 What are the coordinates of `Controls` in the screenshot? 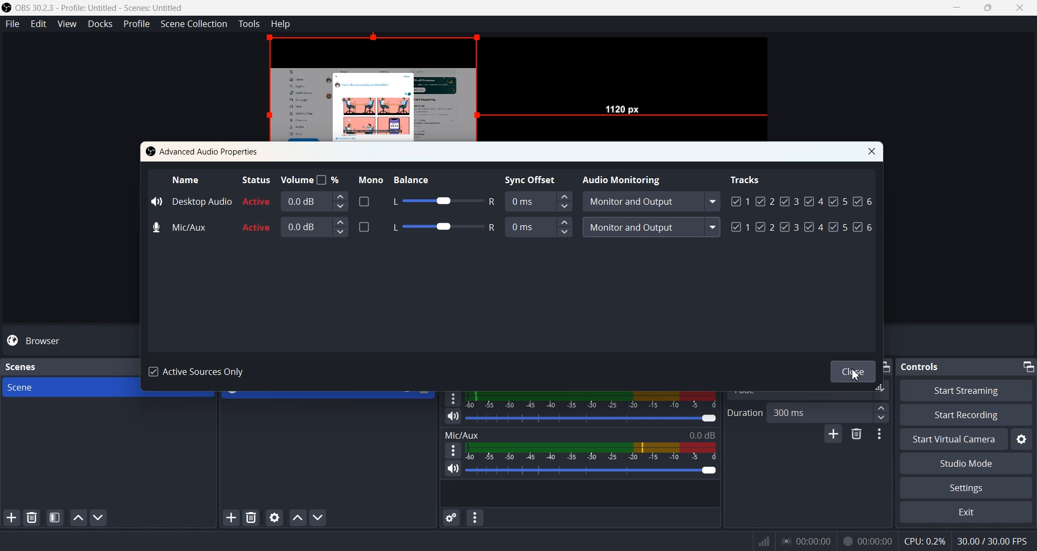 It's located at (924, 366).